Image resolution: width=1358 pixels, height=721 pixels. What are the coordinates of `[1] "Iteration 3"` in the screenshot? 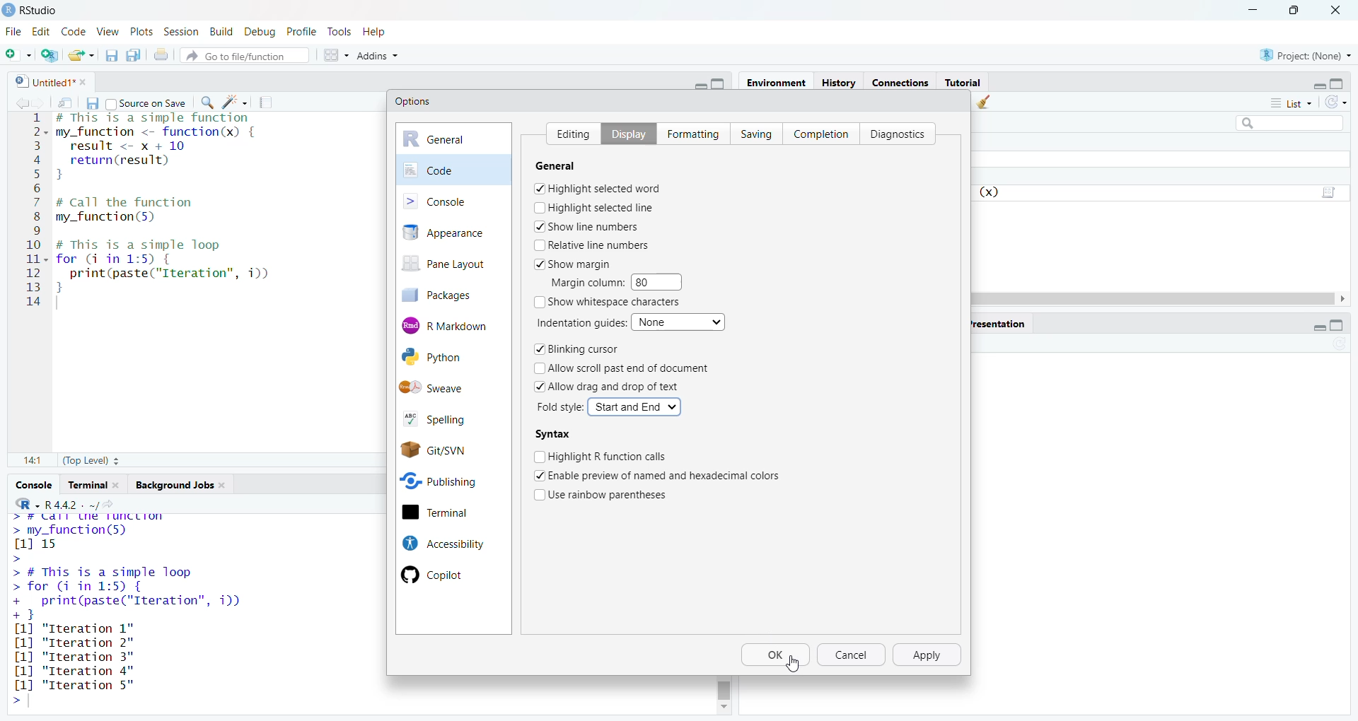 It's located at (73, 657).